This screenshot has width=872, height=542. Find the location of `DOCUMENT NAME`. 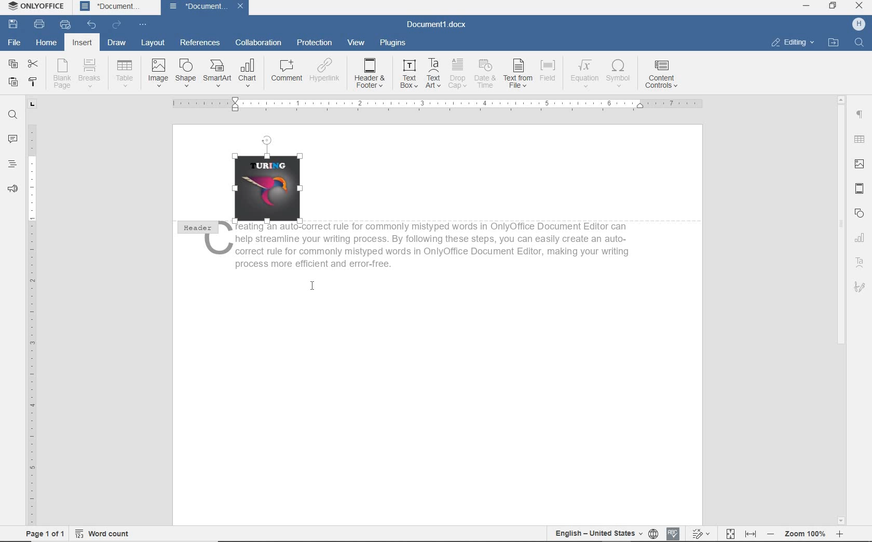

DOCUMENT NAME is located at coordinates (206, 7).